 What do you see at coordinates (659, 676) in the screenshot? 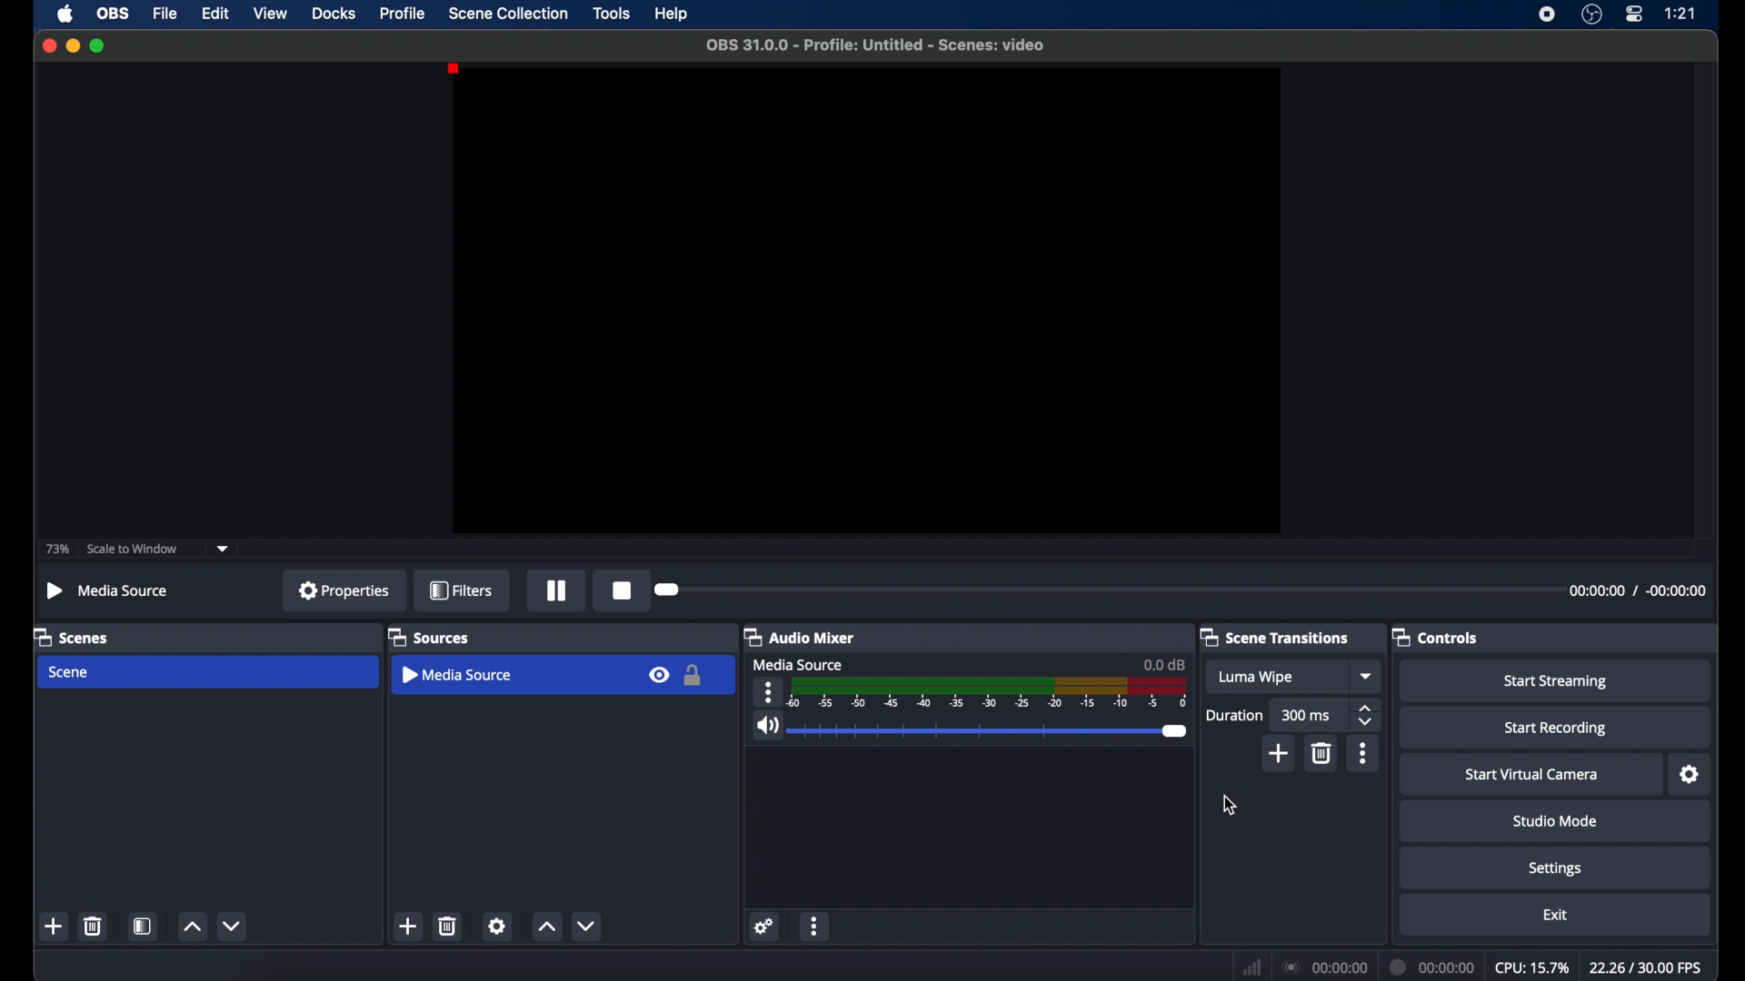
I see `visibility icon` at bounding box center [659, 676].